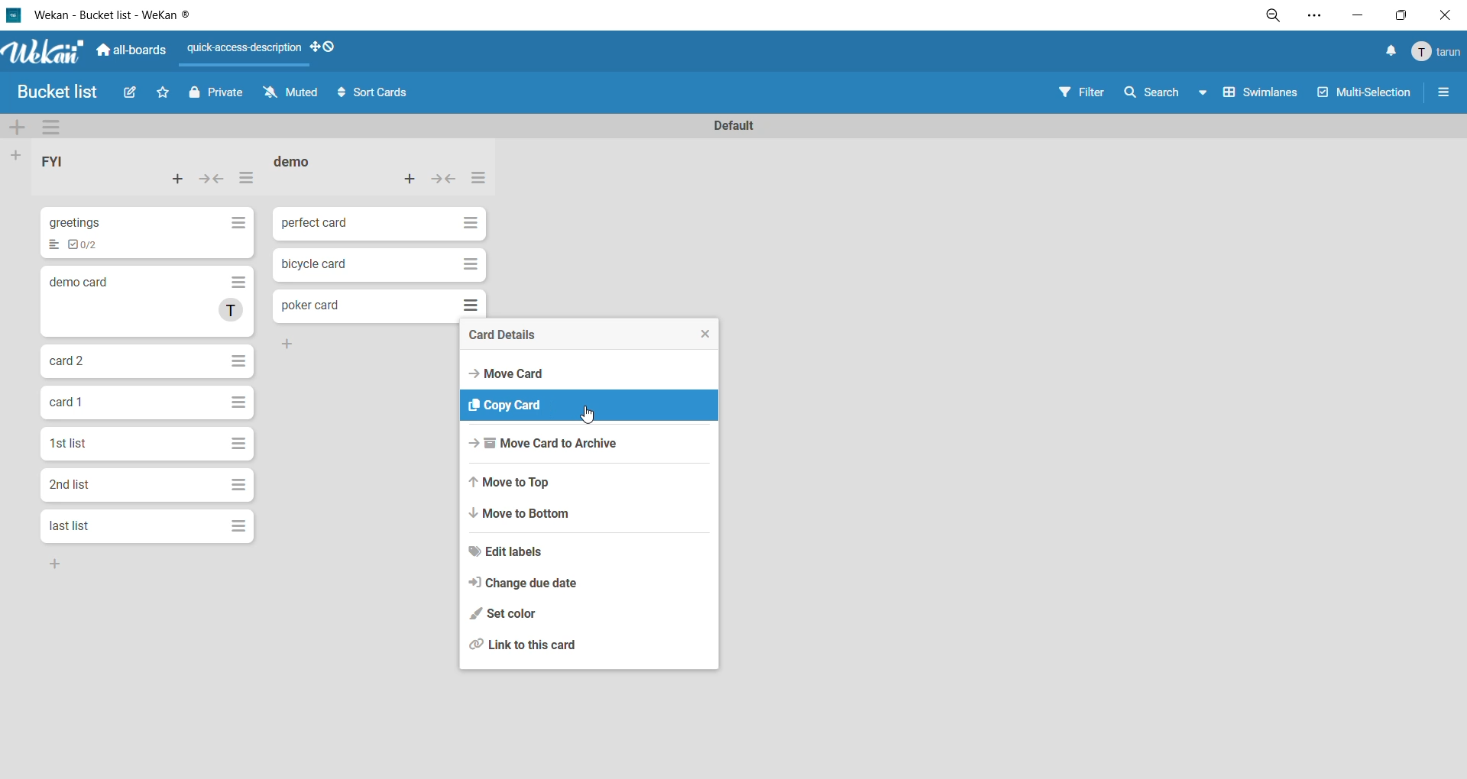  What do you see at coordinates (292, 344) in the screenshot?
I see `Add button` at bounding box center [292, 344].